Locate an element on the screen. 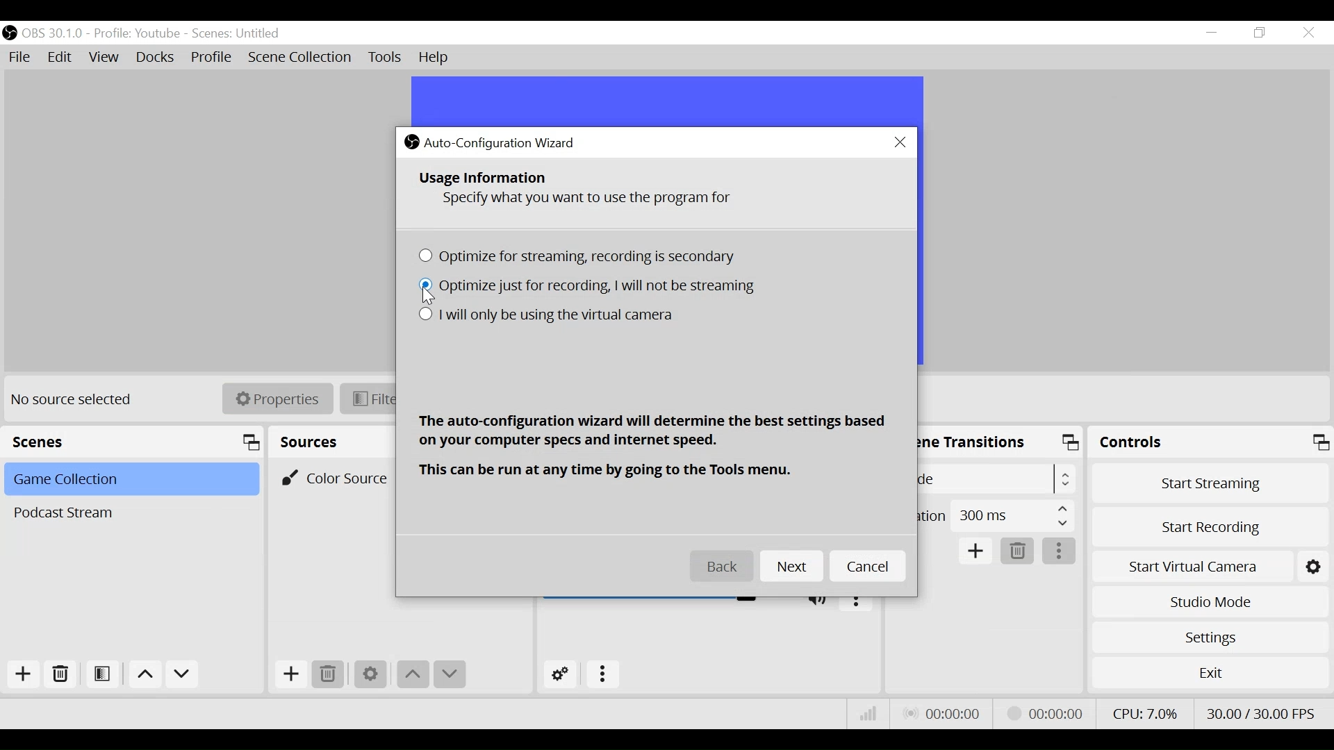 This screenshot has height=750, width=1334. scene is located at coordinates (237, 34).